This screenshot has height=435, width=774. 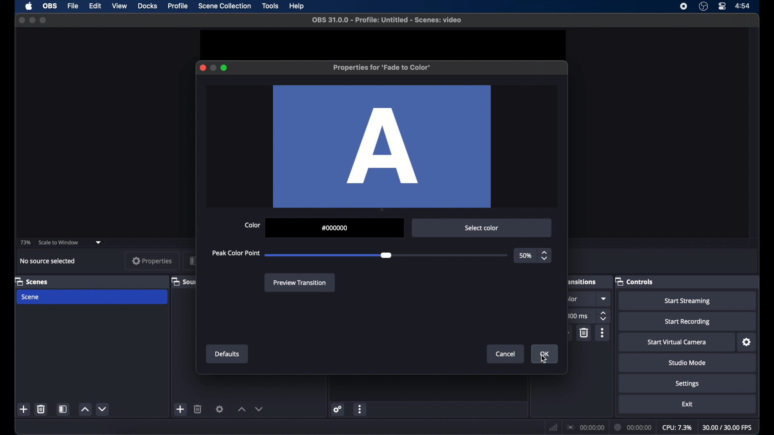 What do you see at coordinates (506, 354) in the screenshot?
I see `cancel` at bounding box center [506, 354].